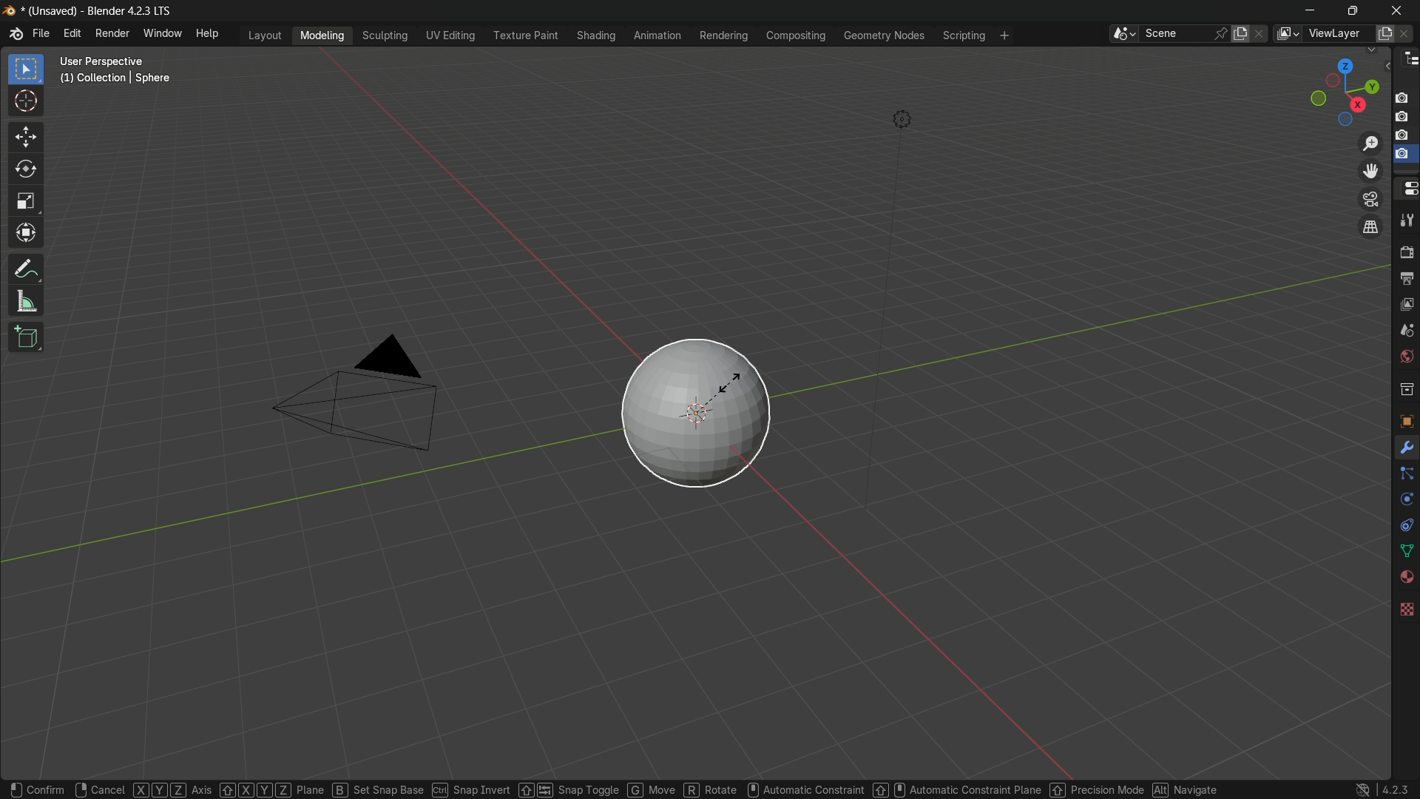 Image resolution: width=1420 pixels, height=799 pixels. Describe the element at coordinates (42, 35) in the screenshot. I see `file menu` at that location.